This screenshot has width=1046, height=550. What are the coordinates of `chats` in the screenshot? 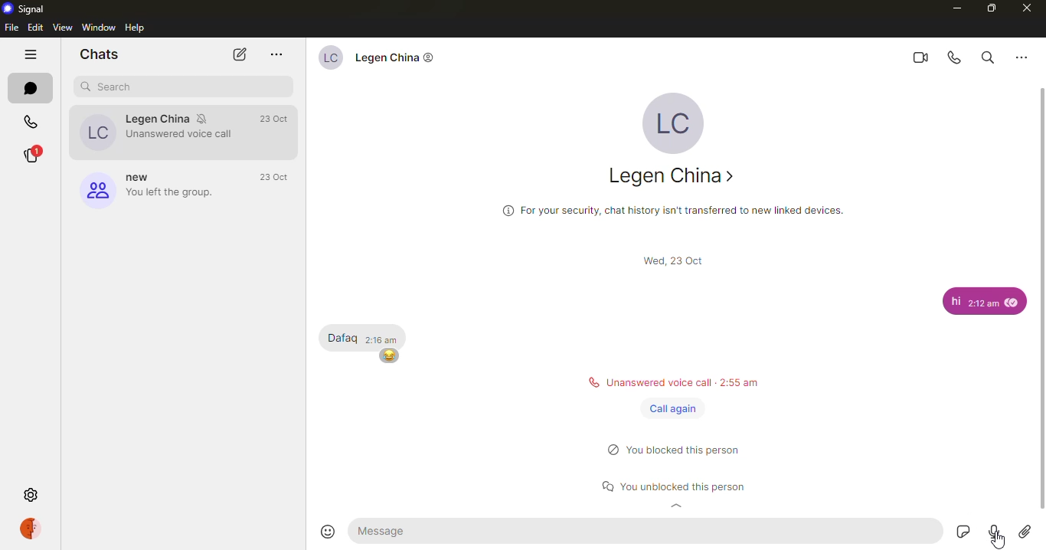 It's located at (99, 56).